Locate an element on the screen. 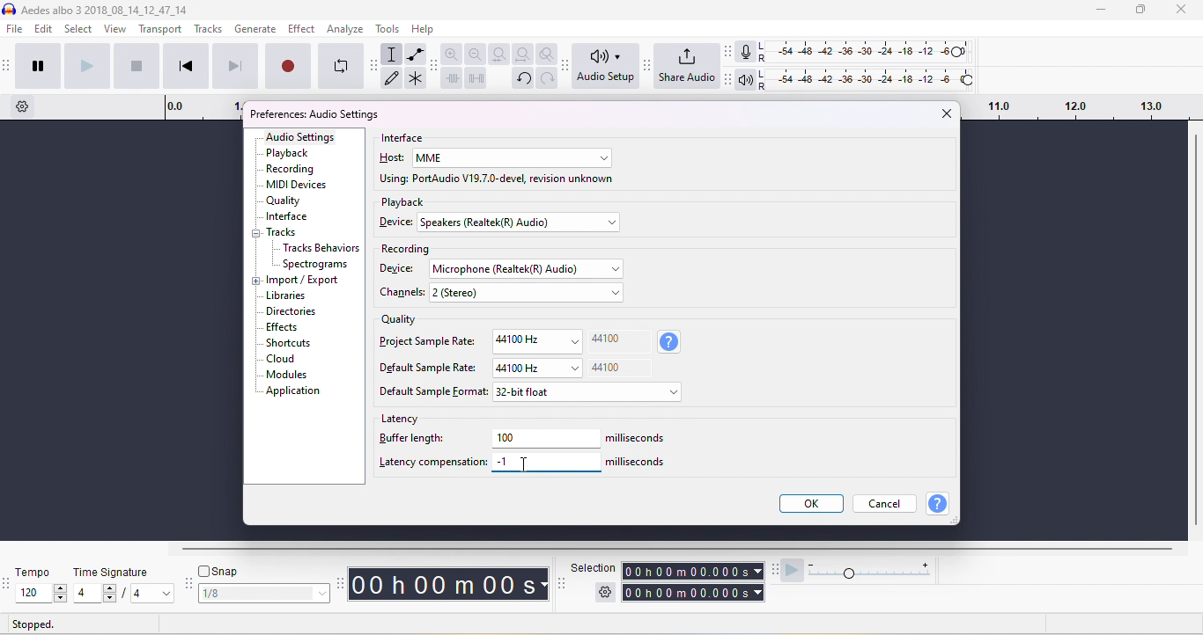 The height and width of the screenshot is (635, 1203). R is located at coordinates (765, 86).